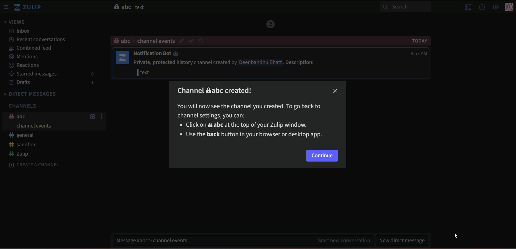 The image size is (516, 249). Describe the element at coordinates (16, 22) in the screenshot. I see `views` at that location.